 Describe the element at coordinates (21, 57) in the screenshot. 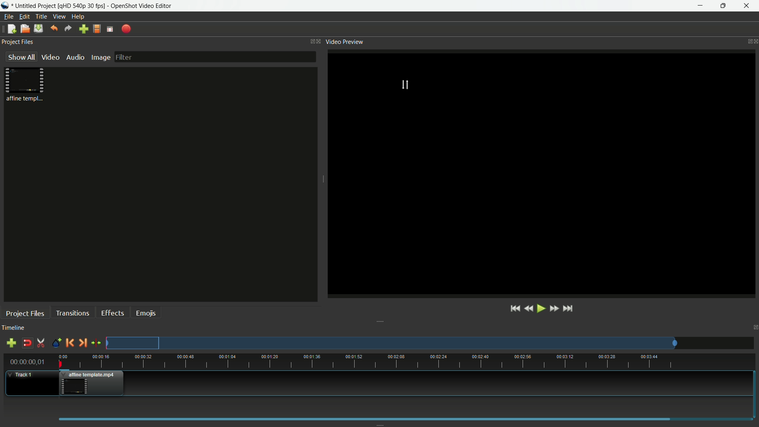

I see `show all` at that location.